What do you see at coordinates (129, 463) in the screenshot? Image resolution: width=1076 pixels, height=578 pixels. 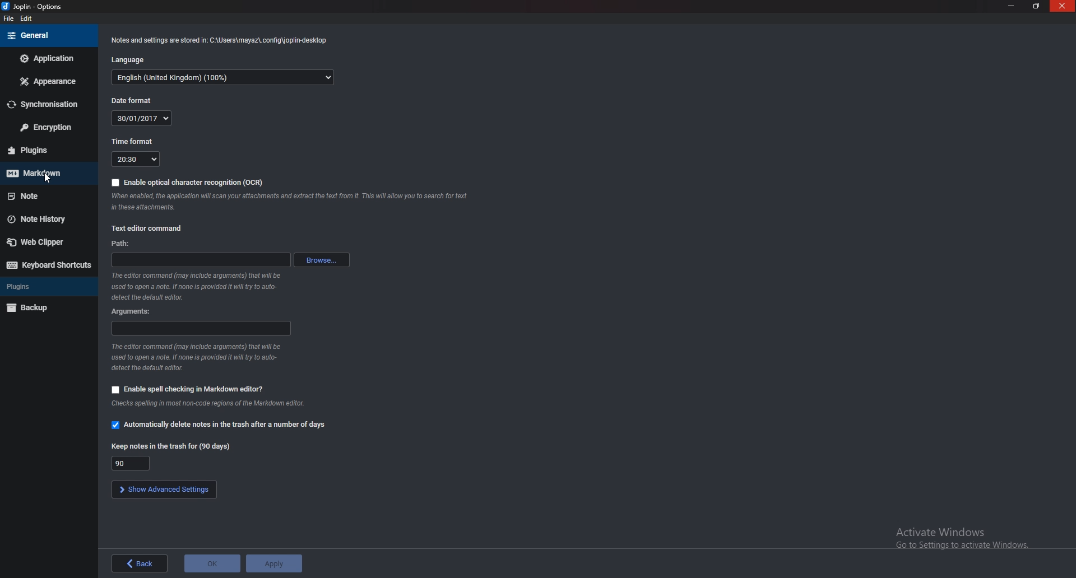 I see `90` at bounding box center [129, 463].